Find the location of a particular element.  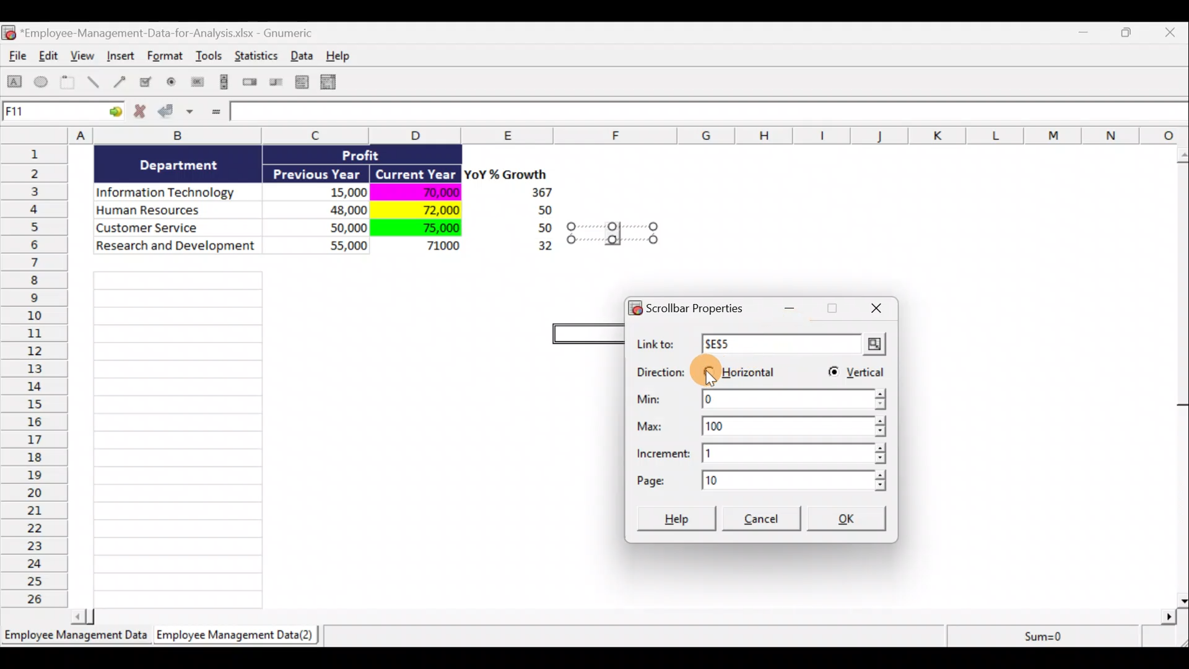

Maximum value is located at coordinates (767, 424).